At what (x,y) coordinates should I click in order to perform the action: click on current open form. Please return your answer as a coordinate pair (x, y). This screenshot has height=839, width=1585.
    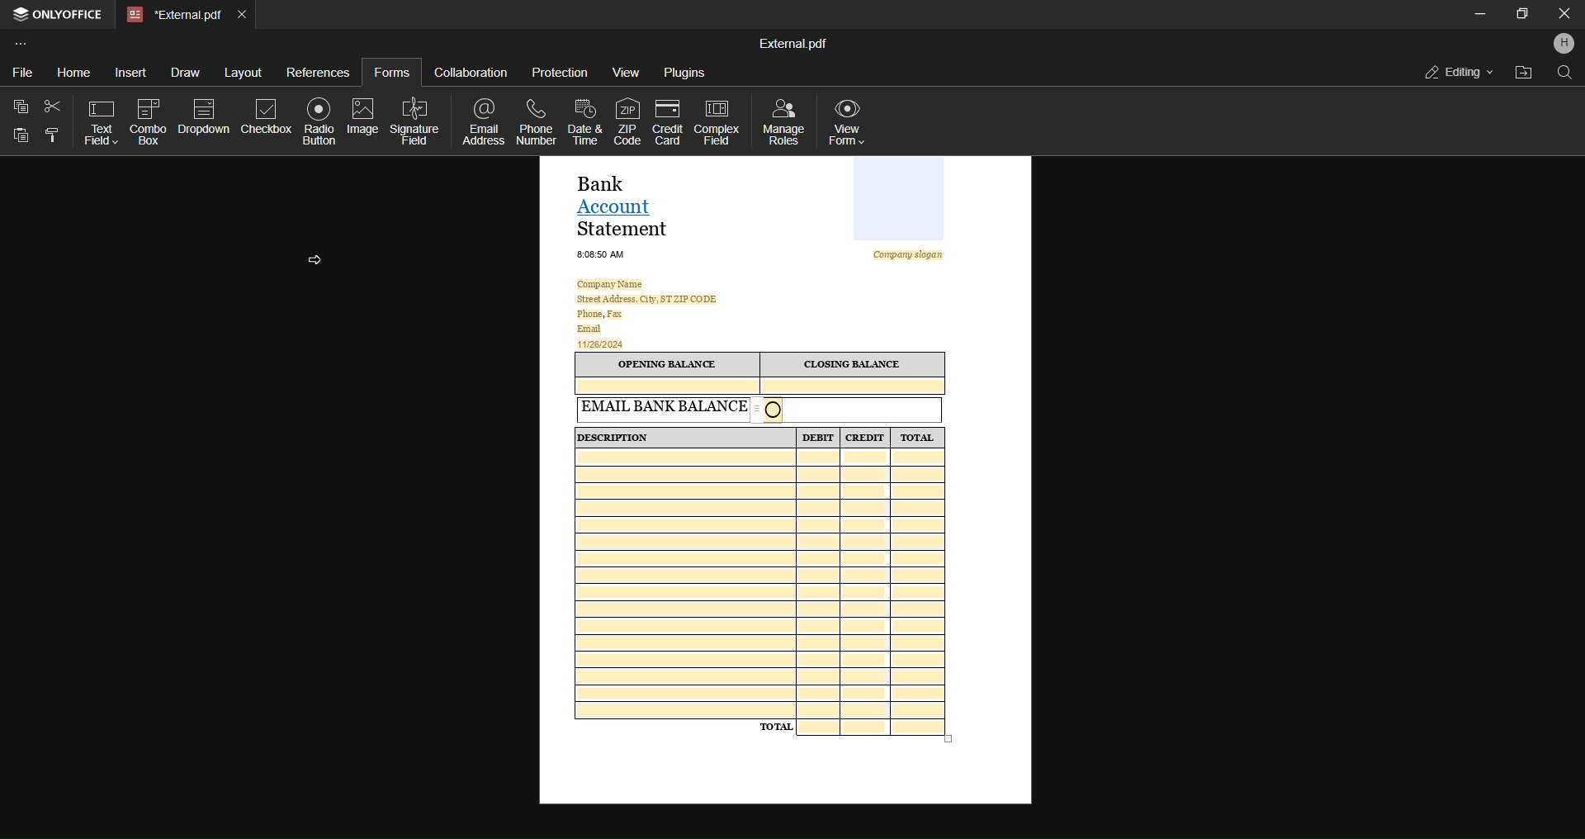
    Looking at the image, I should click on (792, 478).